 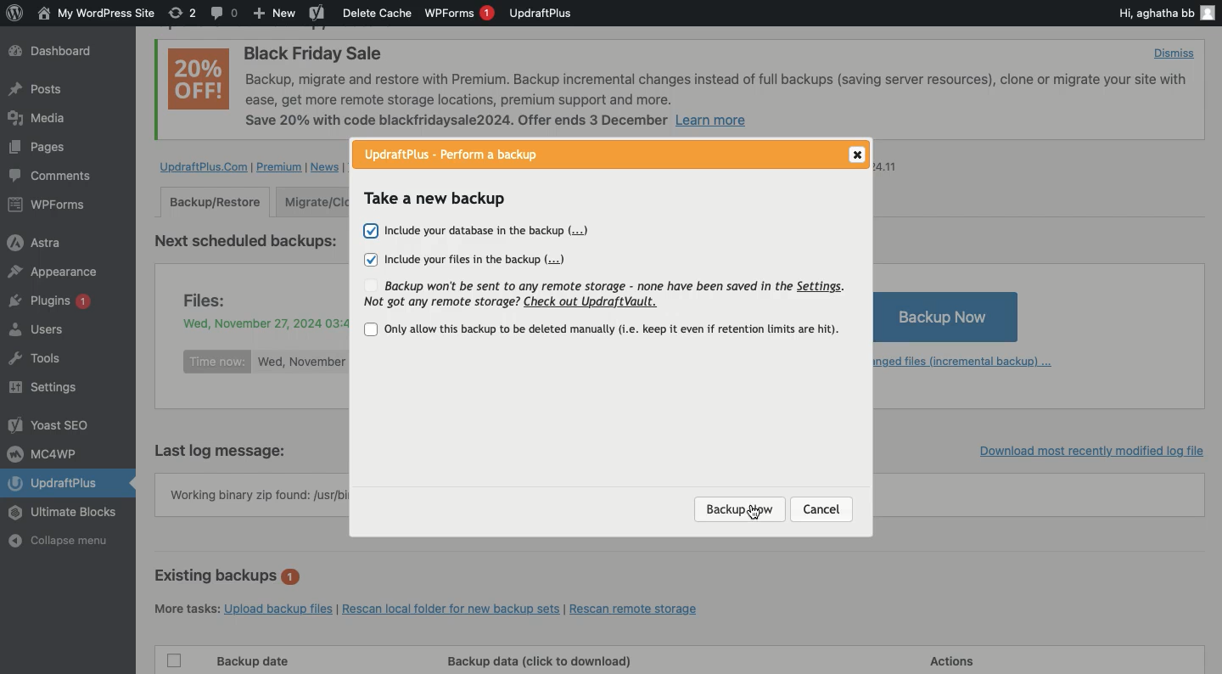 I want to click on Time now:, so click(x=218, y=362).